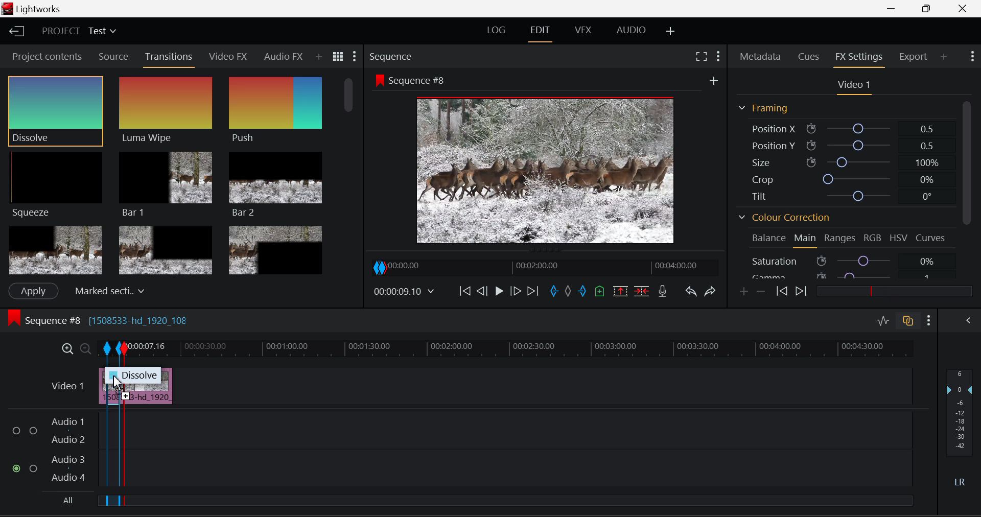 The height and width of the screenshot is (517, 981). Describe the element at coordinates (929, 320) in the screenshot. I see `Show Settings` at that location.